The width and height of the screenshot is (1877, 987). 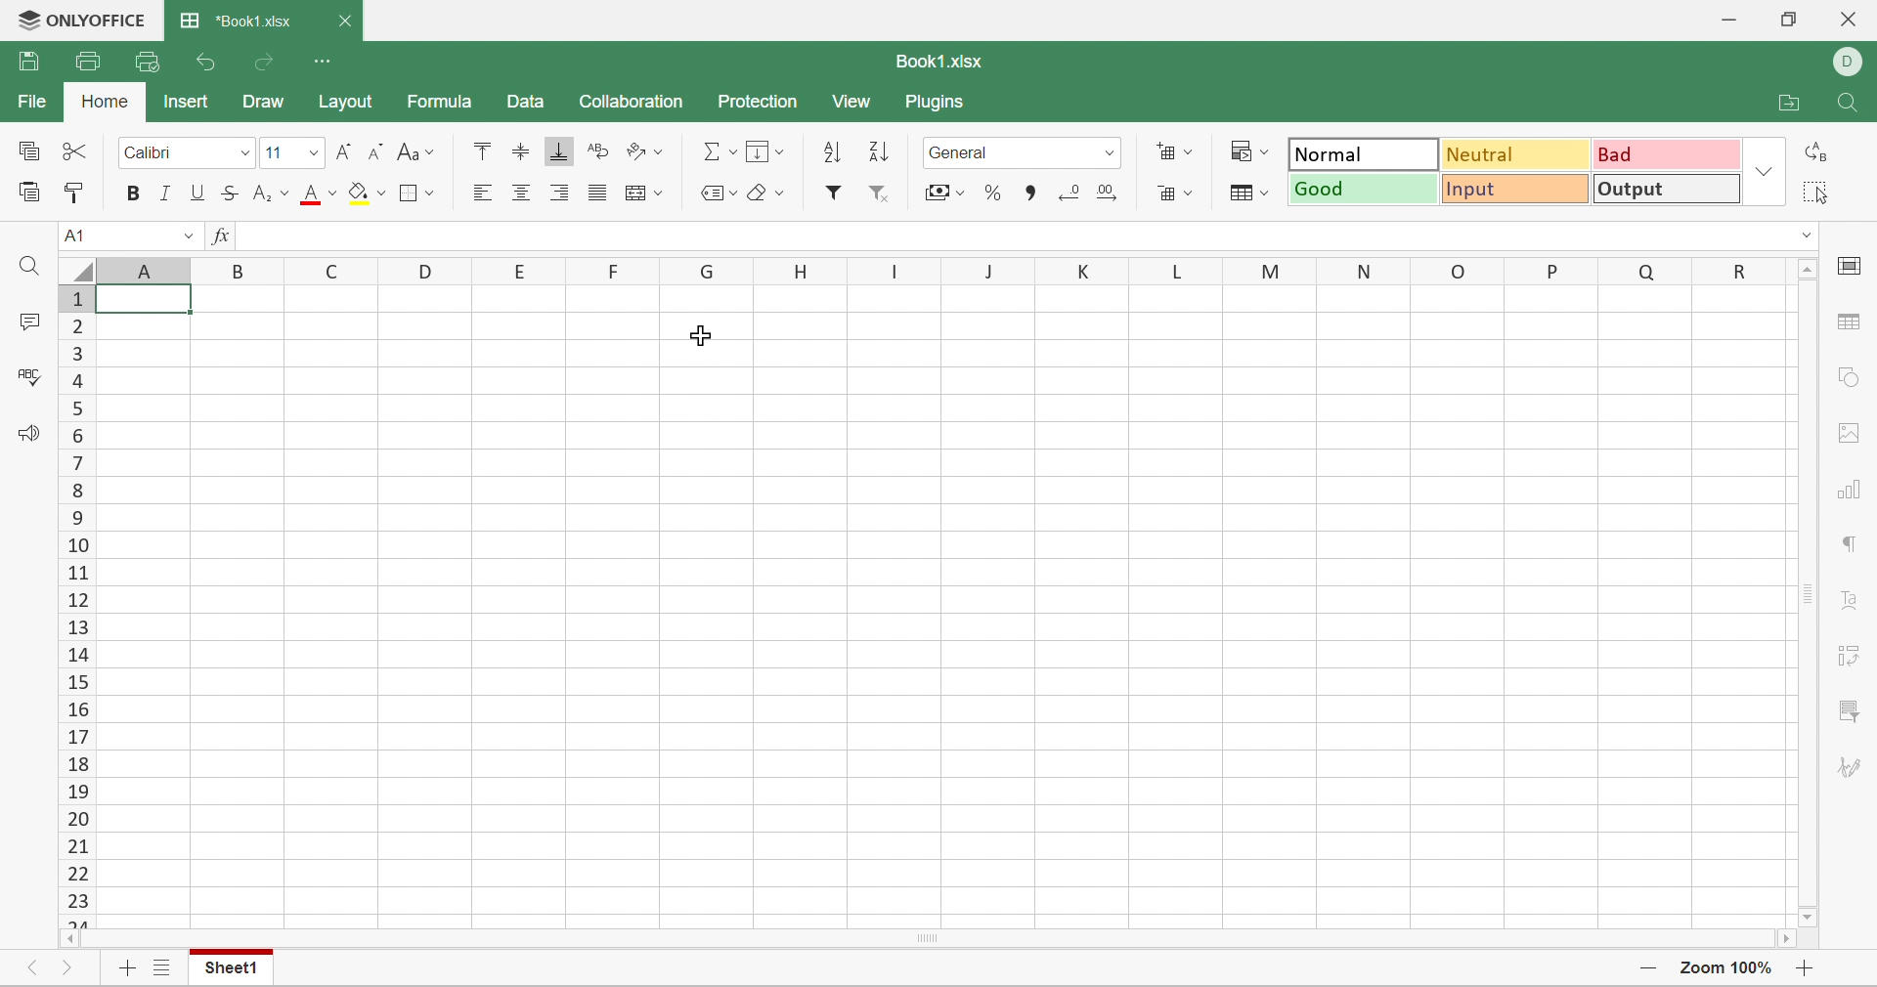 What do you see at coordinates (186, 101) in the screenshot?
I see `Insert` at bounding box center [186, 101].